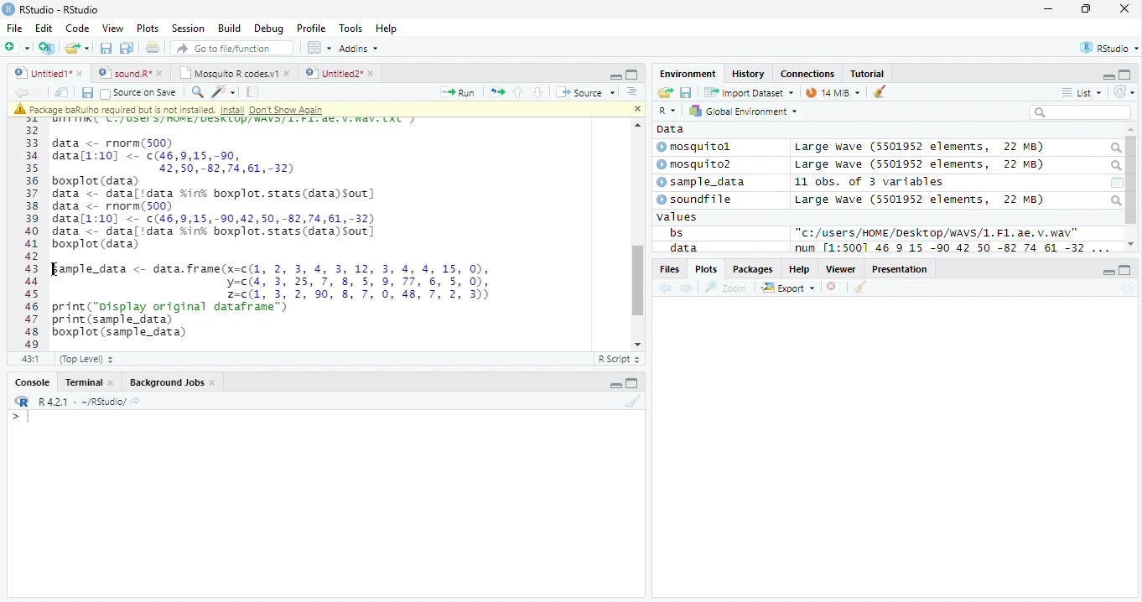  Describe the element at coordinates (1114, 148) in the screenshot. I see `search` at that location.